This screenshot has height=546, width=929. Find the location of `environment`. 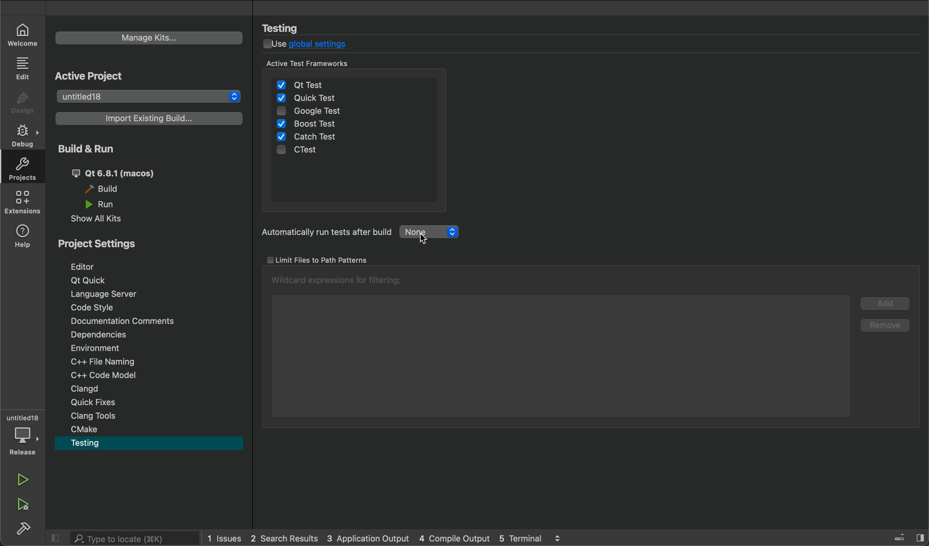

environment is located at coordinates (108, 348).